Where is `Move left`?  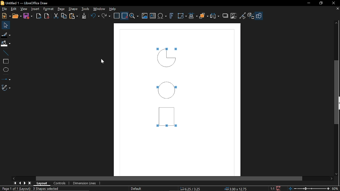 Move left is located at coordinates (14, 178).